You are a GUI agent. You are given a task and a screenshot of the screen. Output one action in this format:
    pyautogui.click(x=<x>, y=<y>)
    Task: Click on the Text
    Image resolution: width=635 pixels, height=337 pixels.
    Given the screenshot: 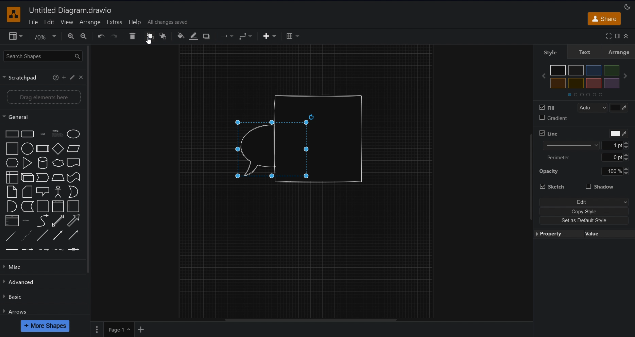 What is the action you would take?
    pyautogui.click(x=42, y=134)
    